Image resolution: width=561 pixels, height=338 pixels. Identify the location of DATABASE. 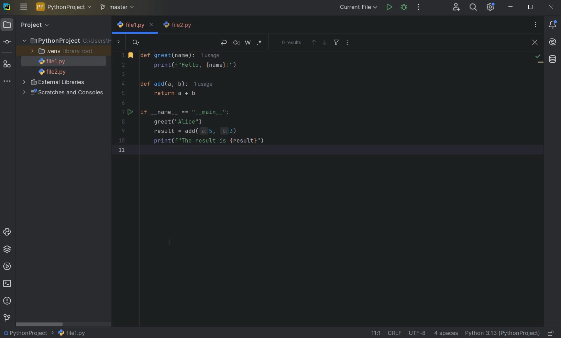
(553, 59).